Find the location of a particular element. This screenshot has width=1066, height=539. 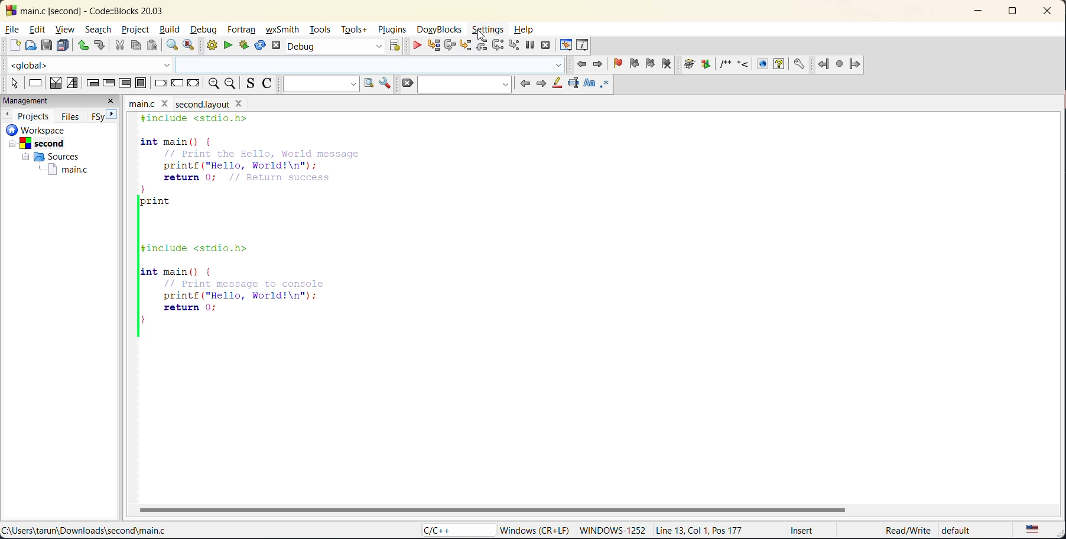

continue instruction is located at coordinates (178, 84).